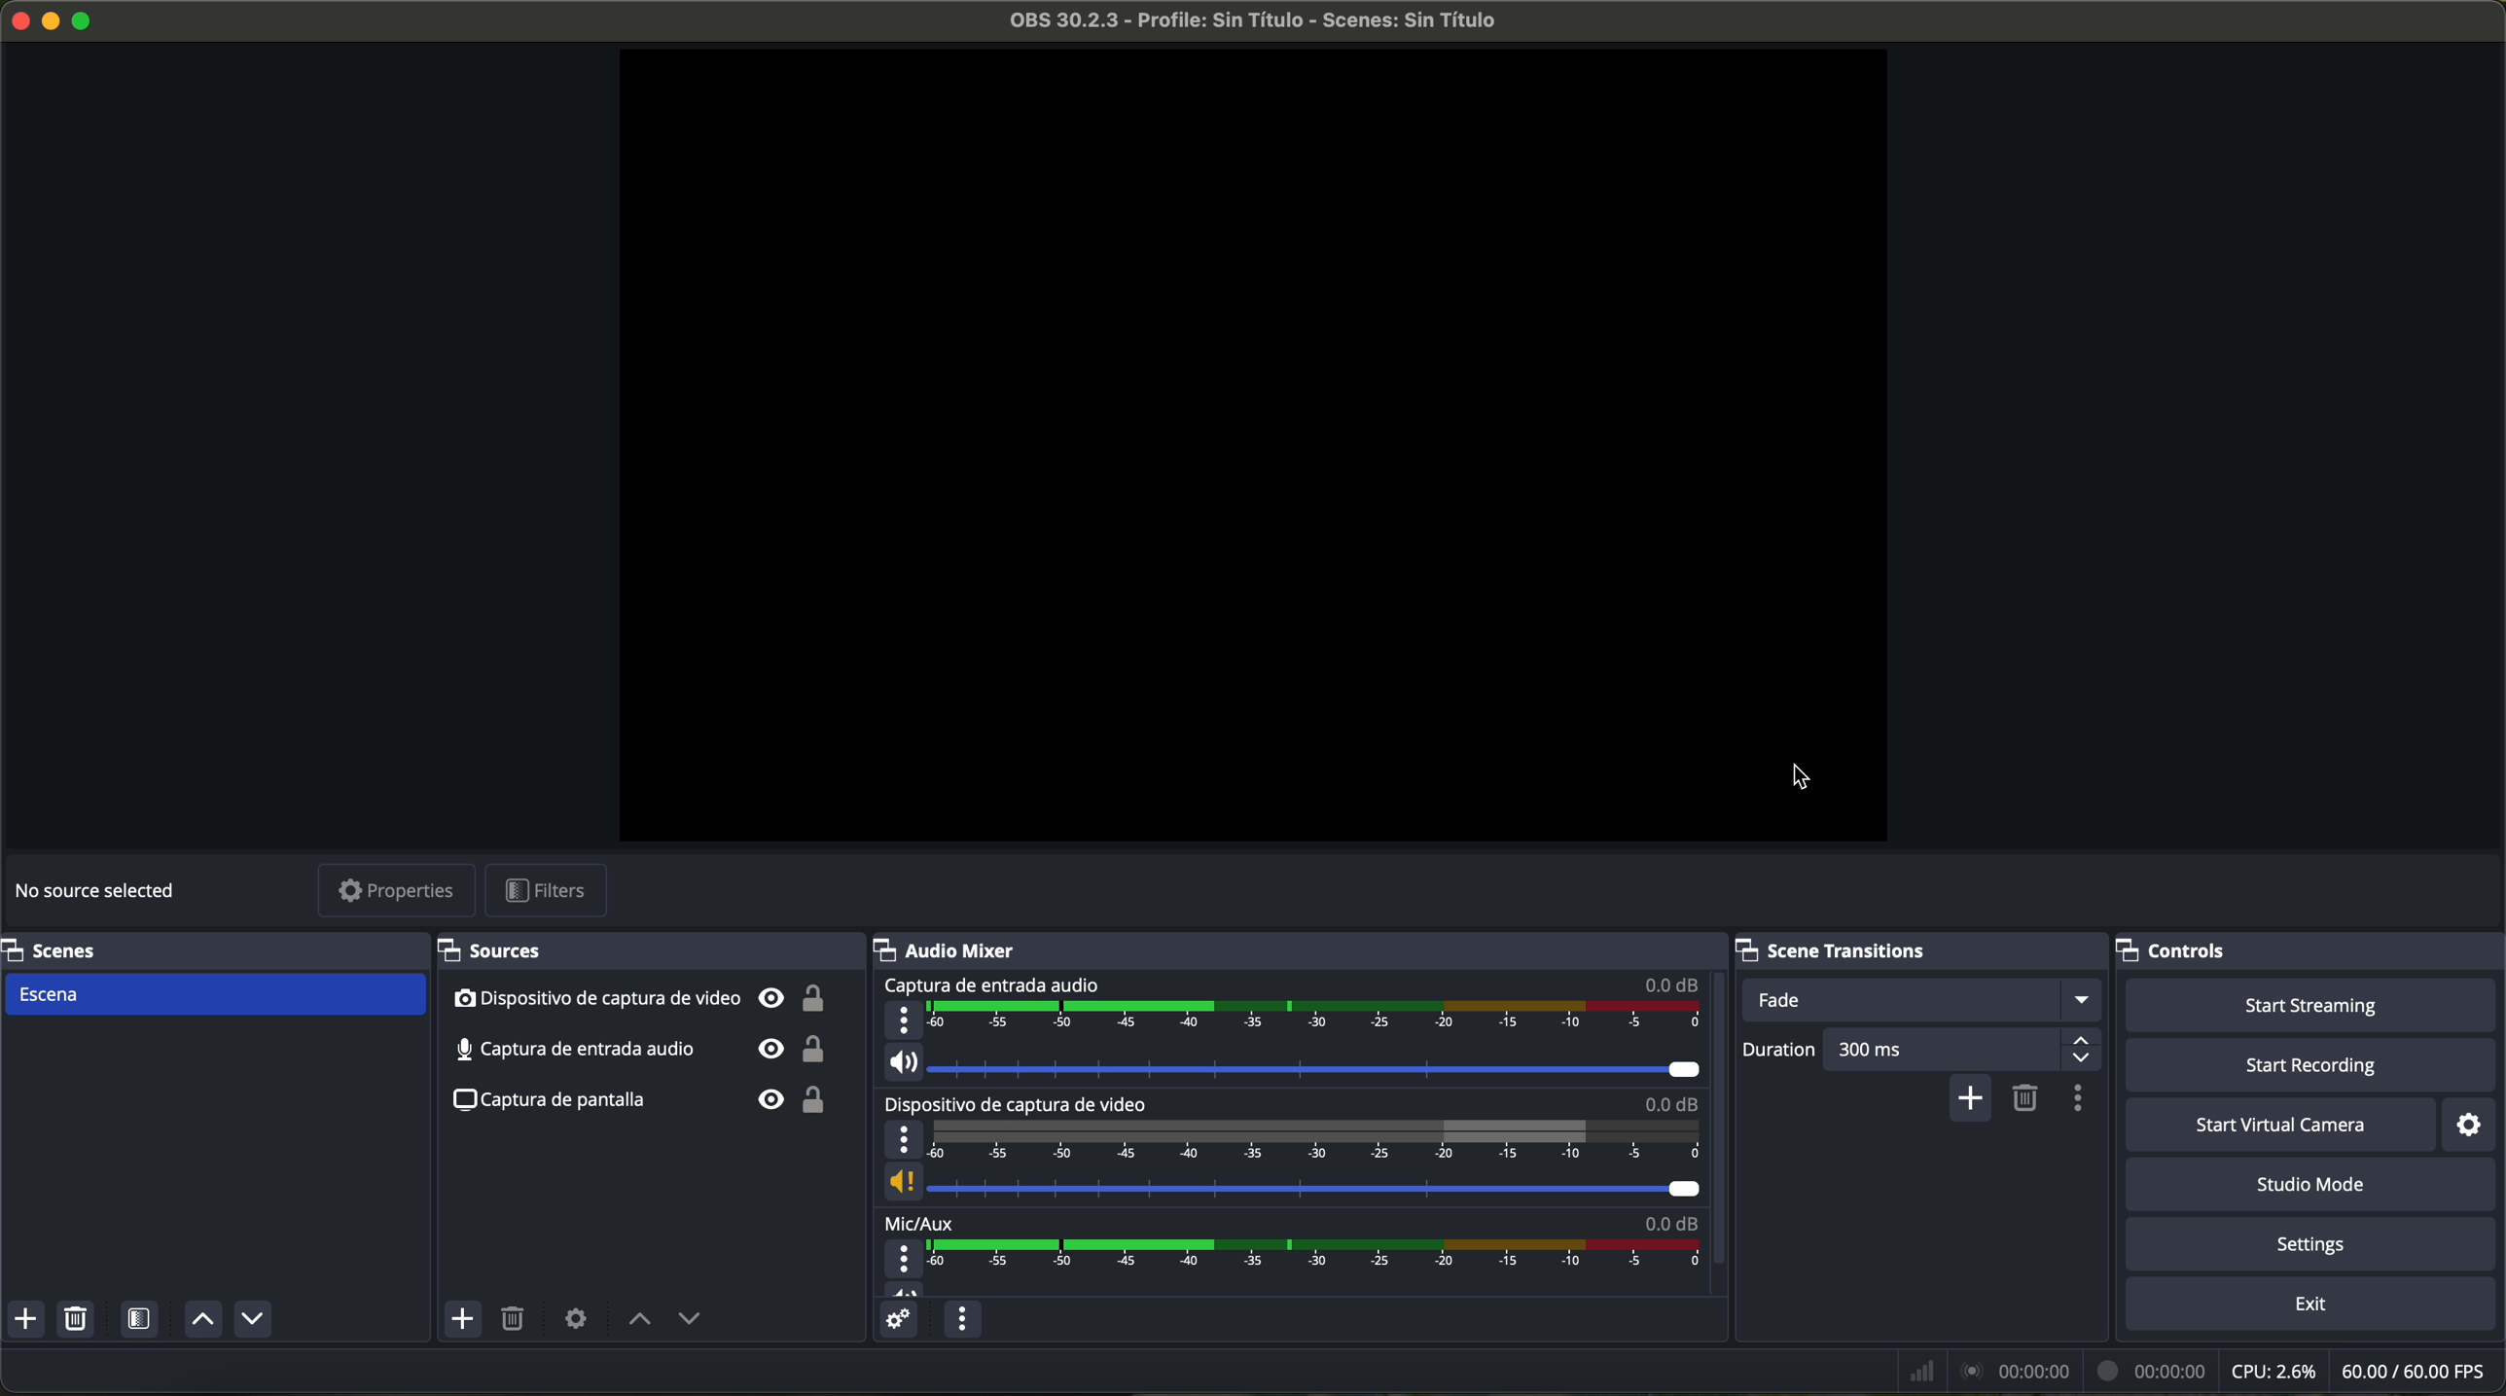  I want to click on fade, so click(1926, 1000).